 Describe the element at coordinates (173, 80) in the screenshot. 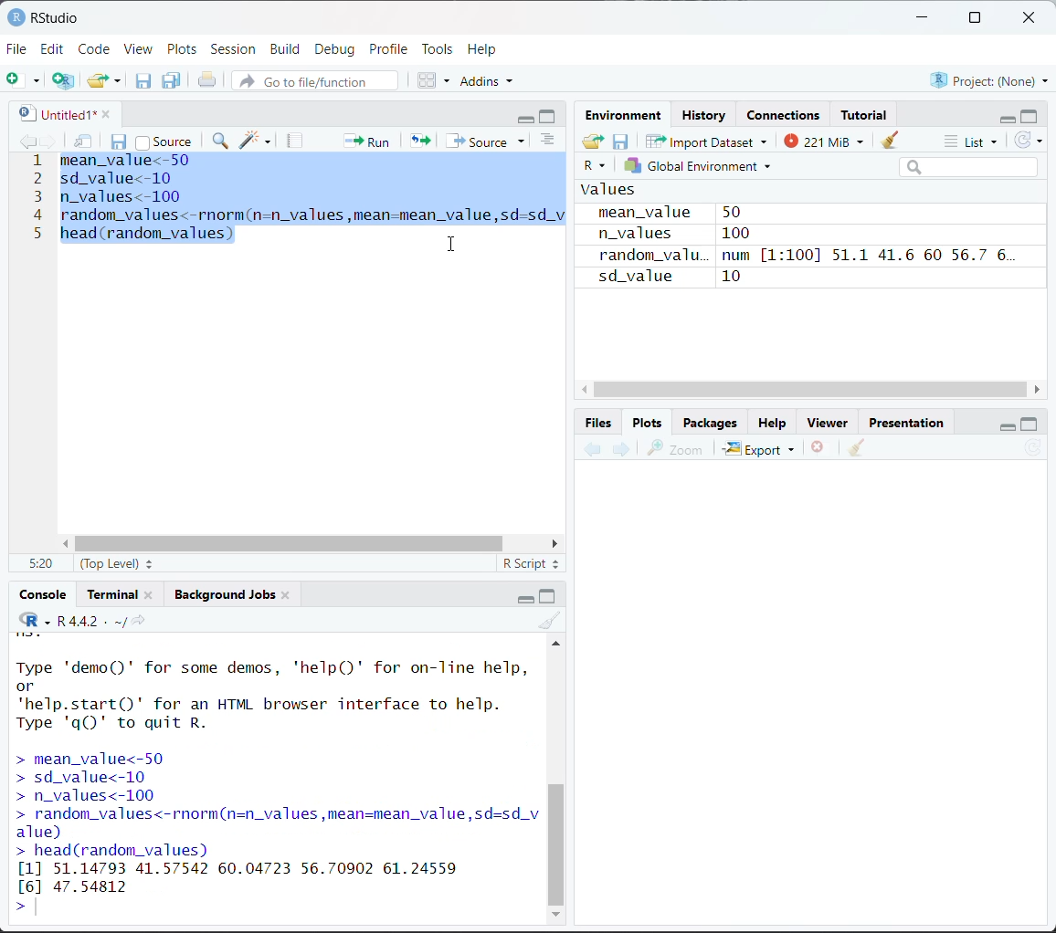

I see `save all open documents` at that location.